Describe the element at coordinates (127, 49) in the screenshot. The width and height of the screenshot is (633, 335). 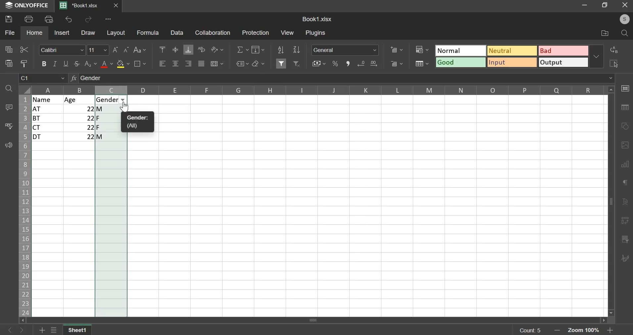
I see `font size decrease` at that location.